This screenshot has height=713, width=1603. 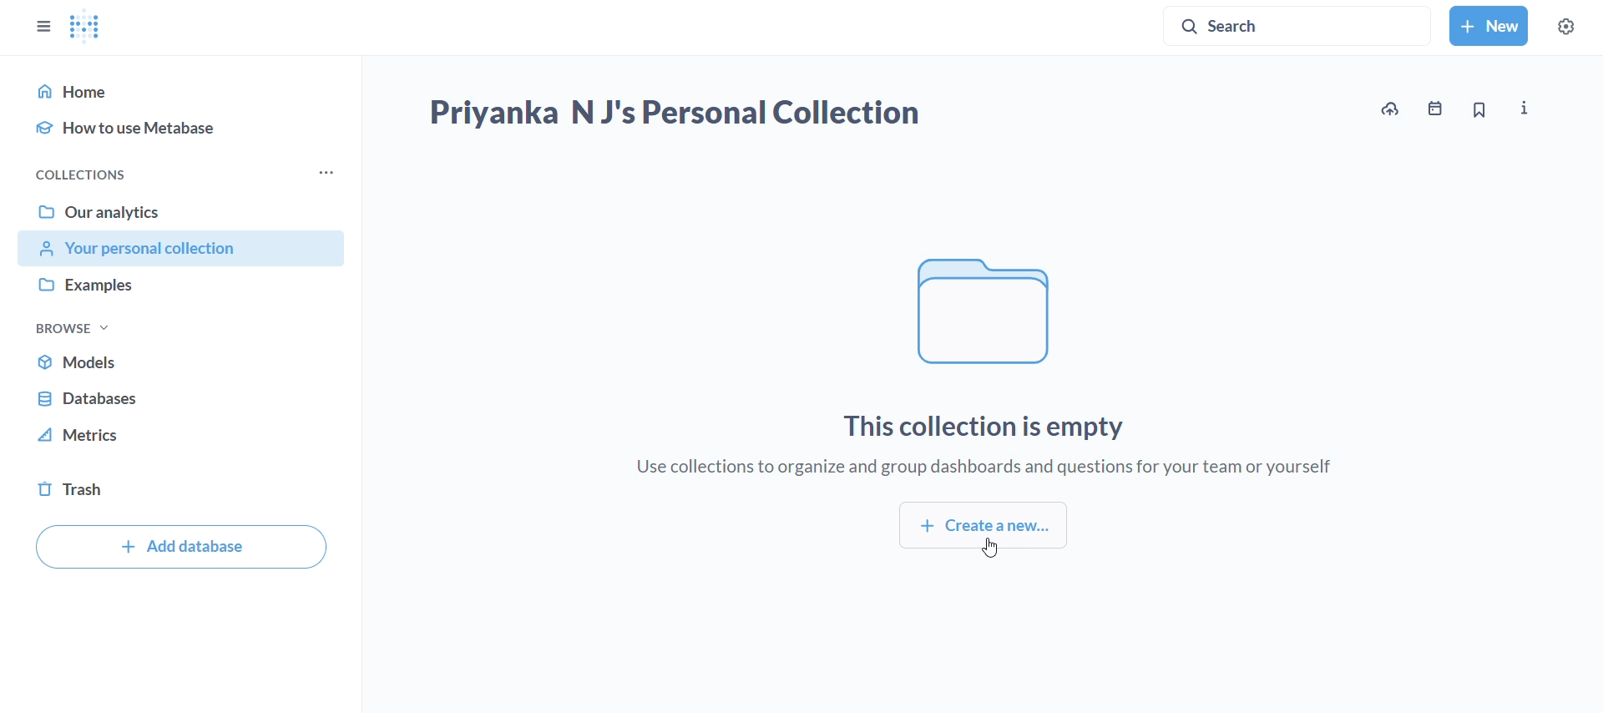 I want to click on folder logo, so click(x=985, y=309).